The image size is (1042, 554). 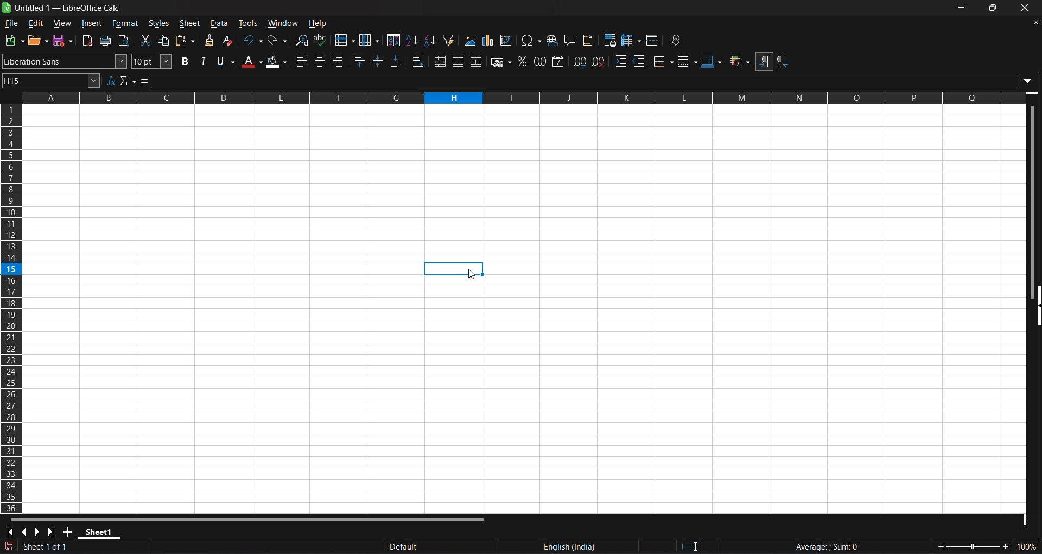 What do you see at coordinates (965, 9) in the screenshot?
I see `minimize` at bounding box center [965, 9].